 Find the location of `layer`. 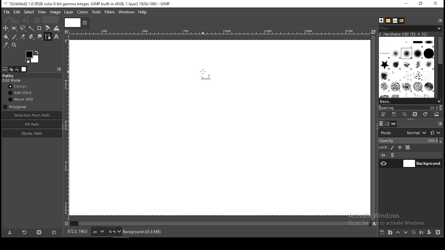

layer is located at coordinates (70, 12).